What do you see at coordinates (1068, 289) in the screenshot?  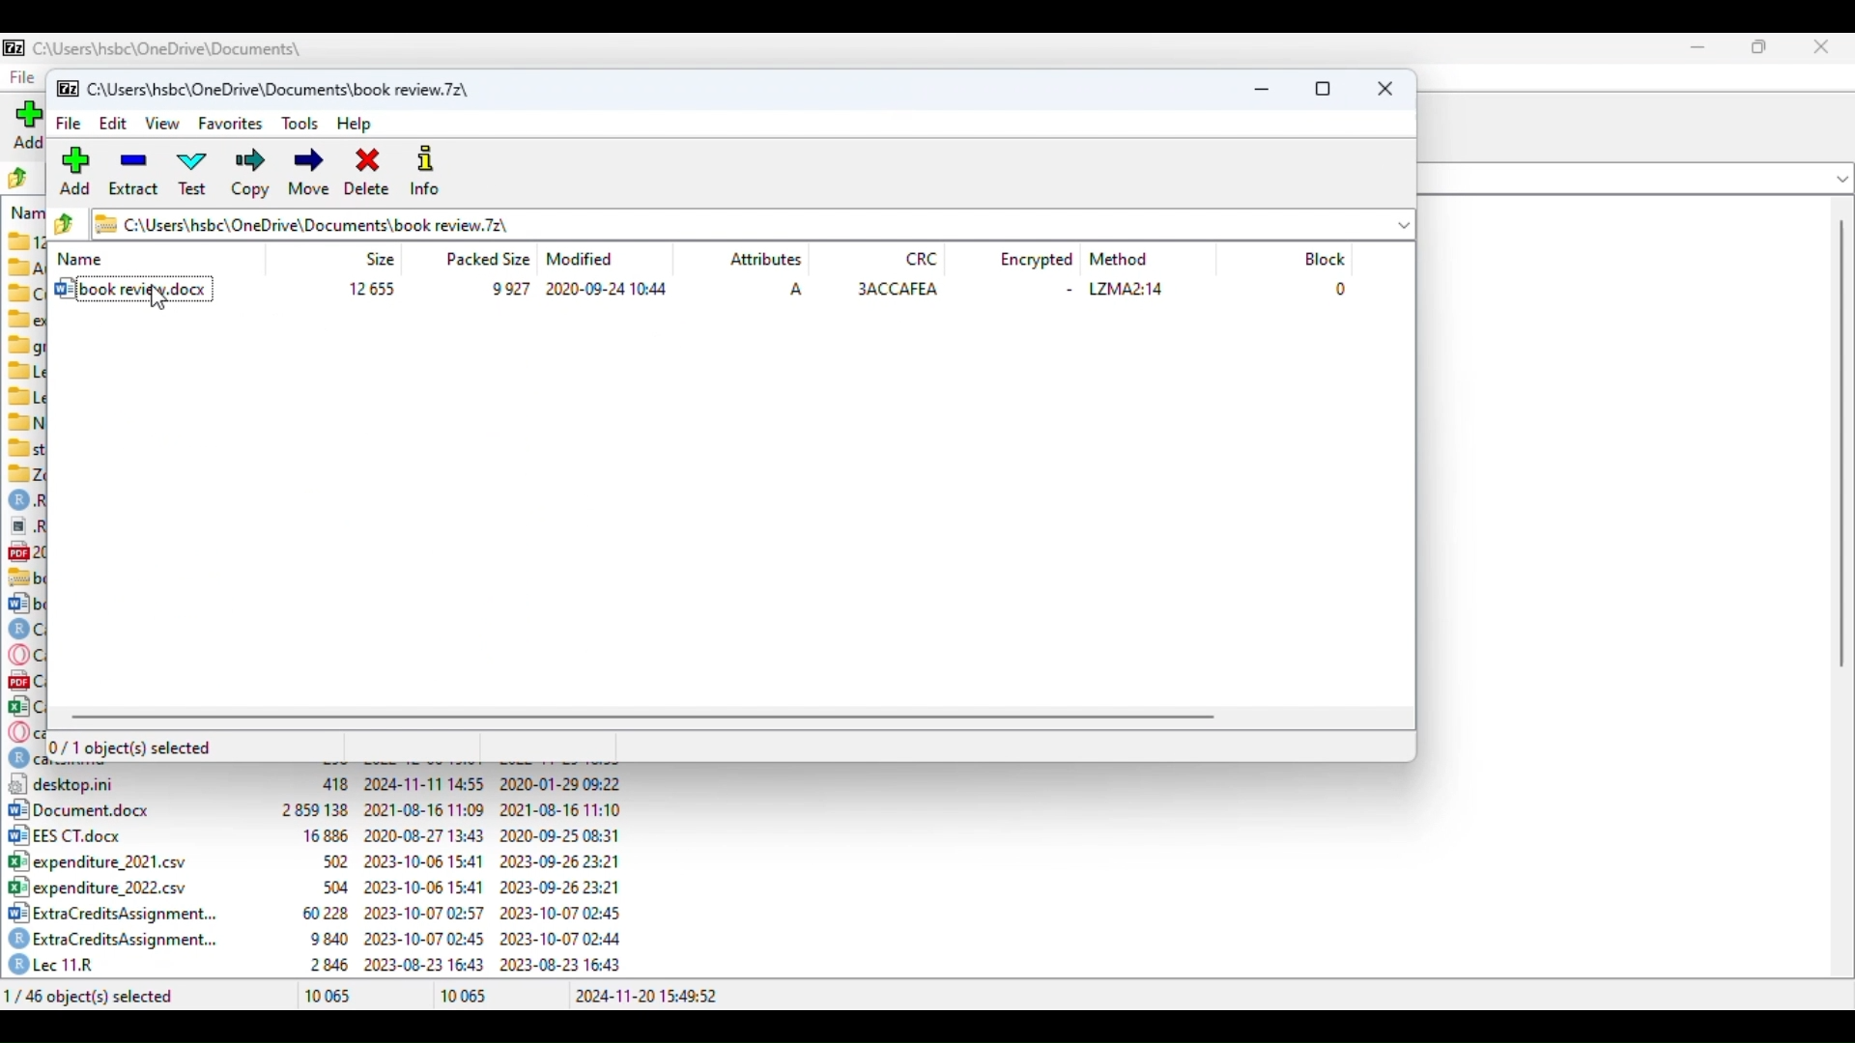 I see `-` at bounding box center [1068, 289].